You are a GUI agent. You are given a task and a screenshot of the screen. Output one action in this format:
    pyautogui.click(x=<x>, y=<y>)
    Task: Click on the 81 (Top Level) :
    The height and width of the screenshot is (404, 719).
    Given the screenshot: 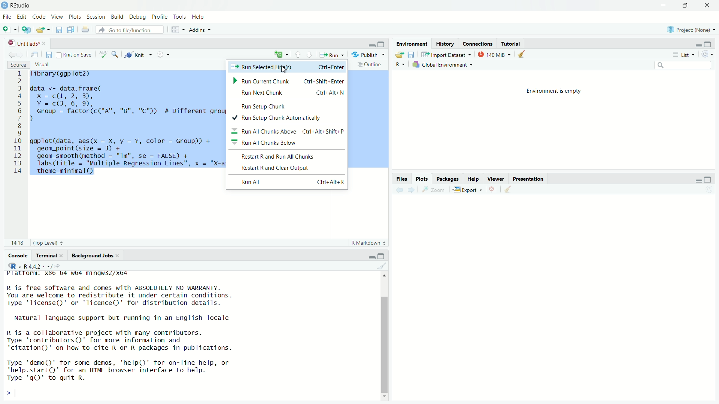 What is the action you would take?
    pyautogui.click(x=35, y=242)
    